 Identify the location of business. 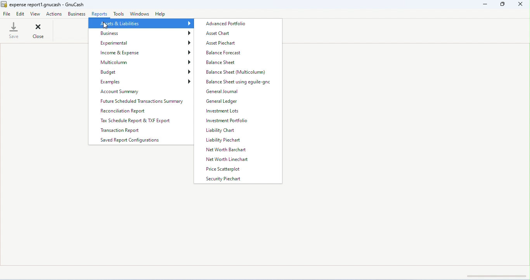
(76, 14).